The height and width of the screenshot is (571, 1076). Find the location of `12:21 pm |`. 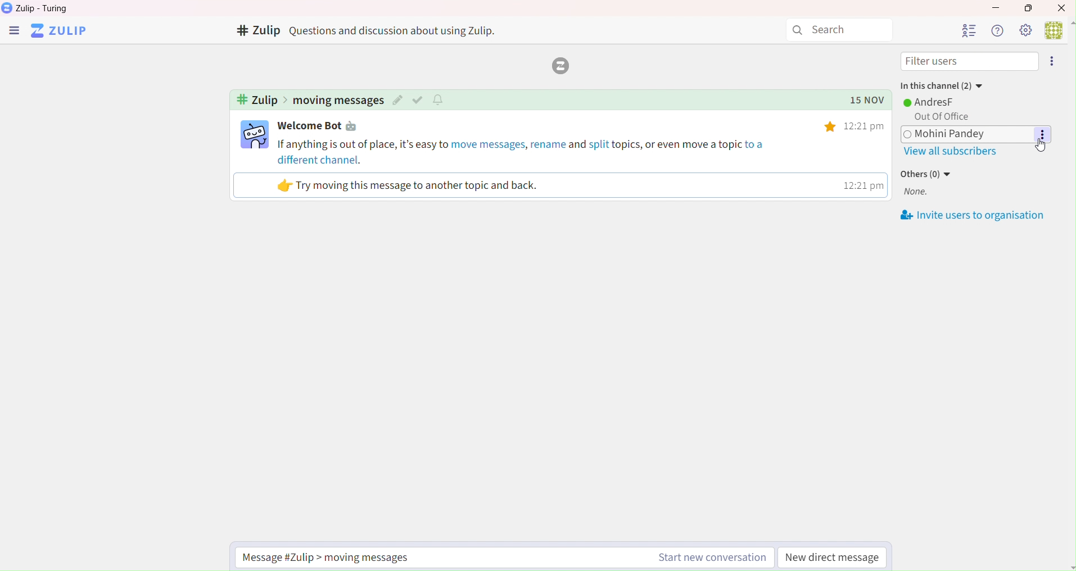

12:21 pm | is located at coordinates (862, 185).